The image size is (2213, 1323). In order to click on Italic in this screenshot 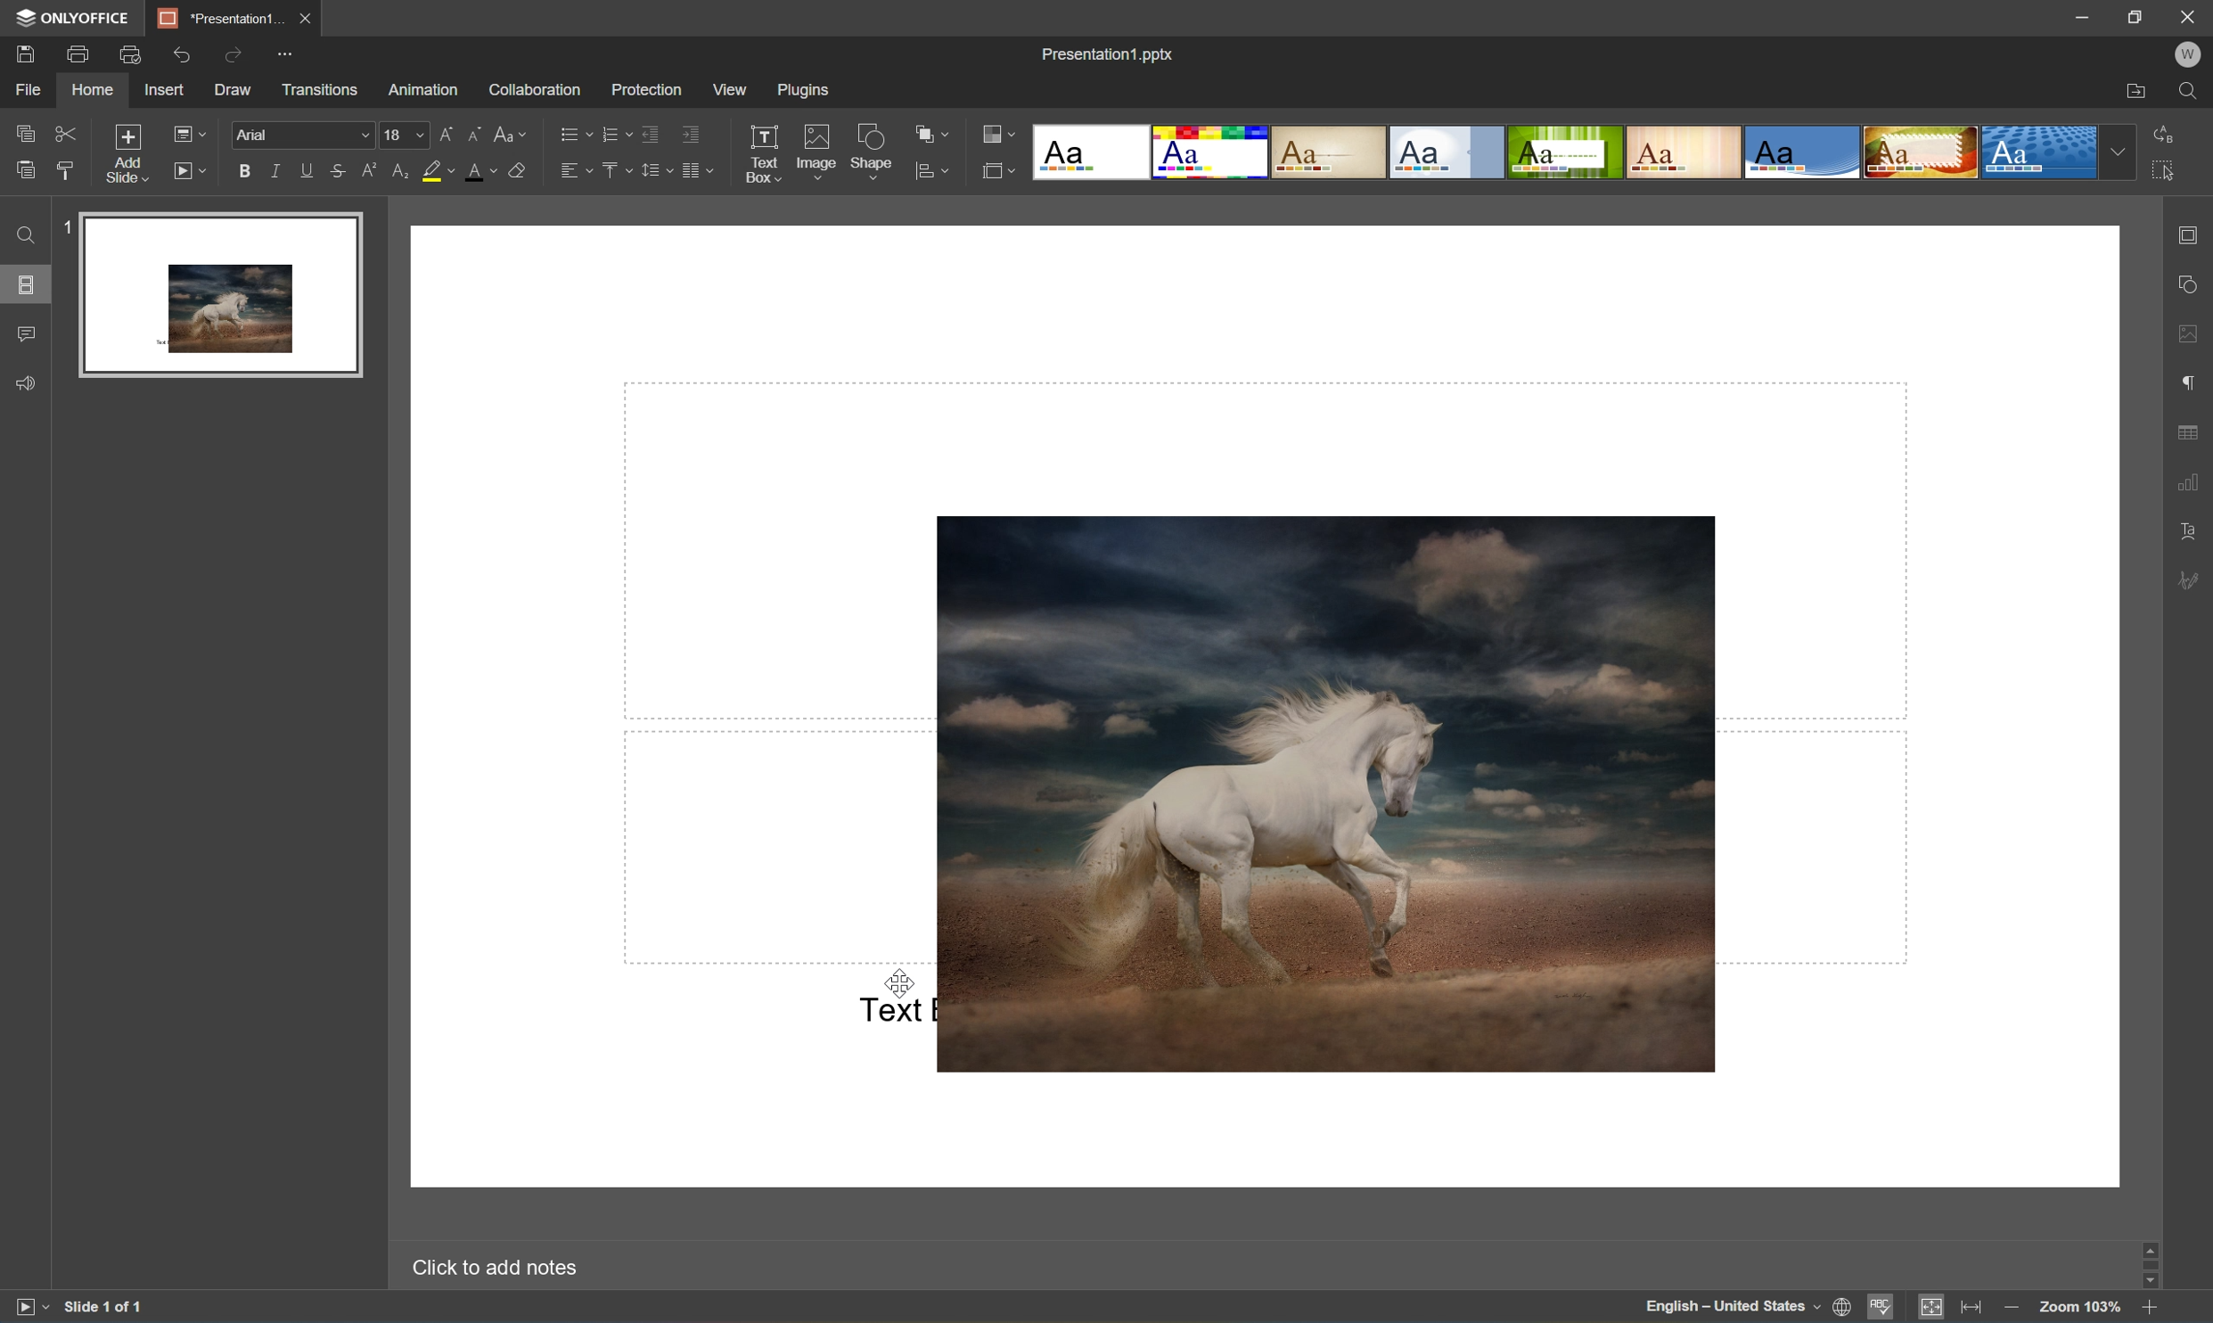, I will do `click(275, 171)`.